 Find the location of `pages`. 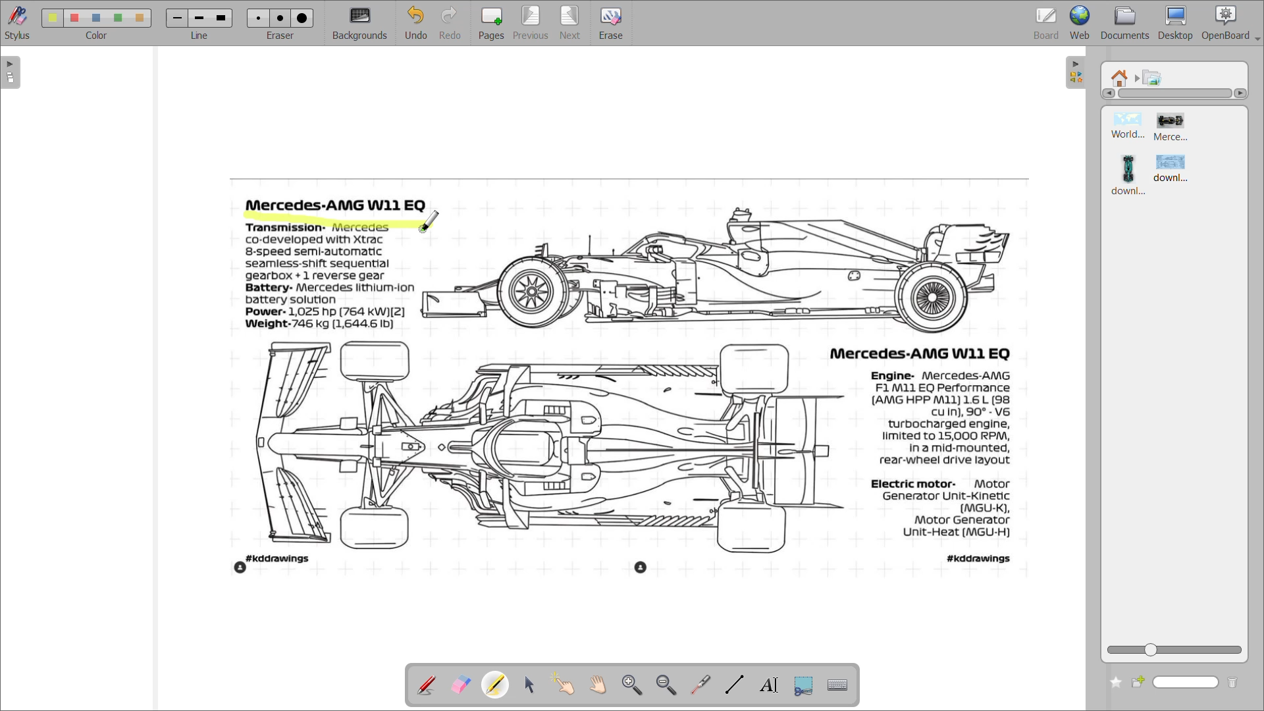

pages is located at coordinates (494, 21).